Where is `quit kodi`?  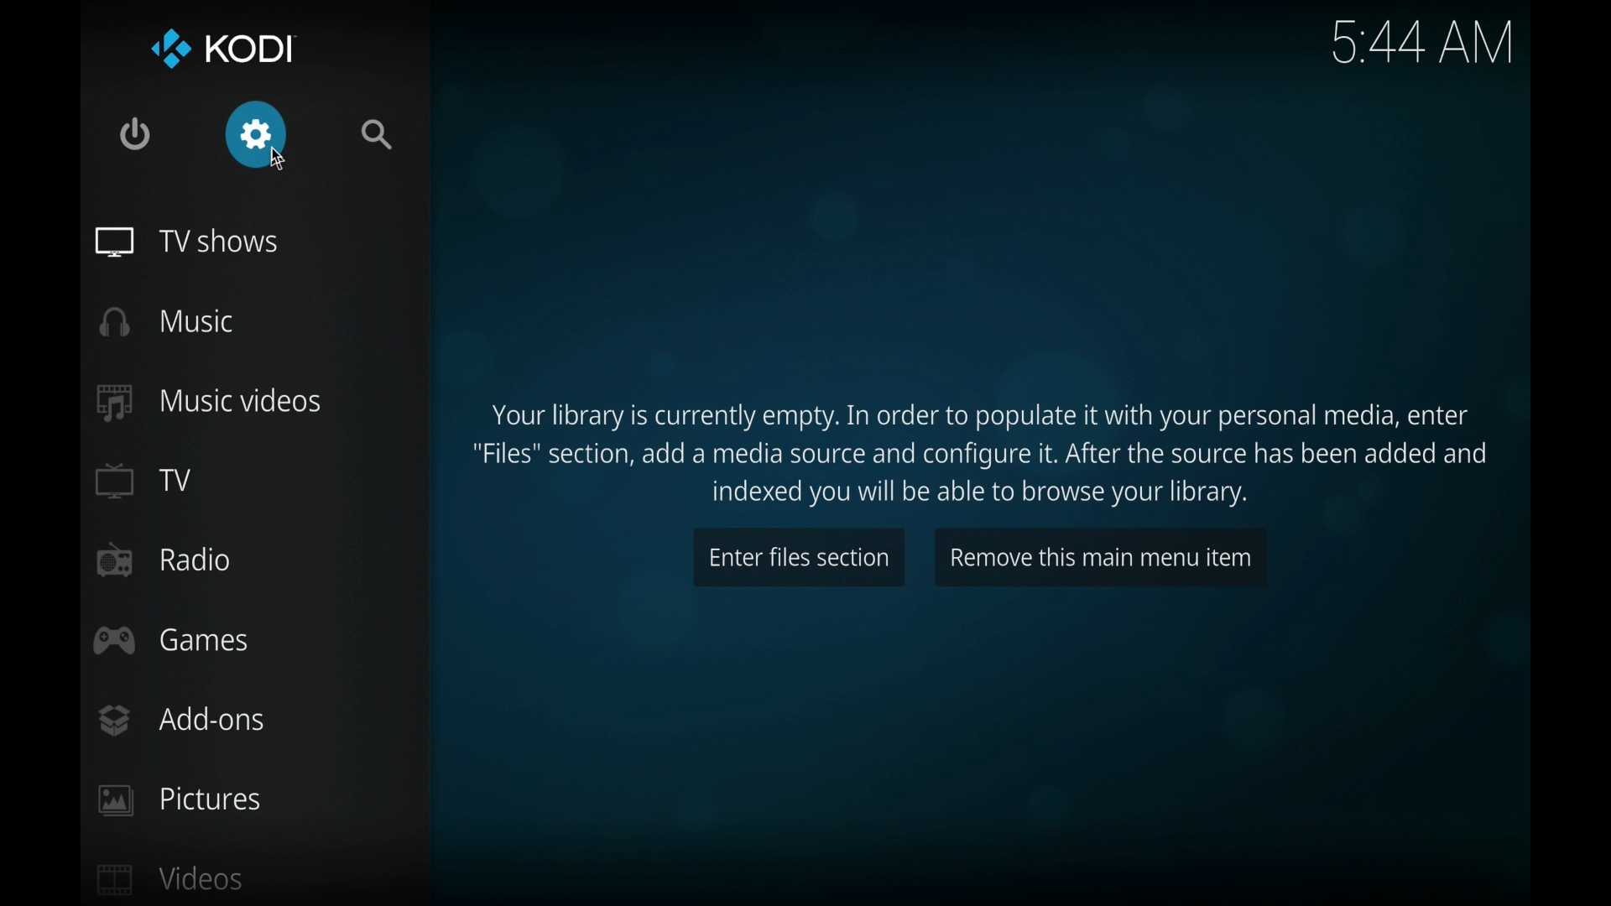
quit kodi is located at coordinates (135, 134).